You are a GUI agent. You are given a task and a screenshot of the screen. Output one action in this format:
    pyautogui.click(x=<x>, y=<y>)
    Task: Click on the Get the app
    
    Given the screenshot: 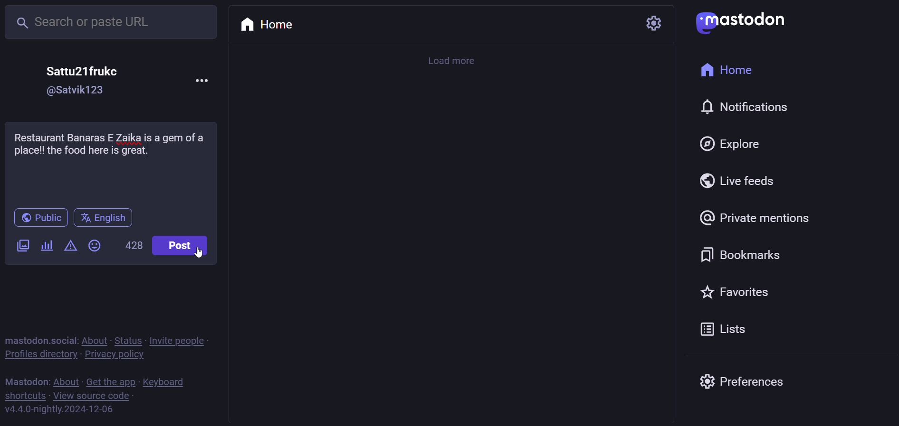 What is the action you would take?
    pyautogui.click(x=110, y=380)
    